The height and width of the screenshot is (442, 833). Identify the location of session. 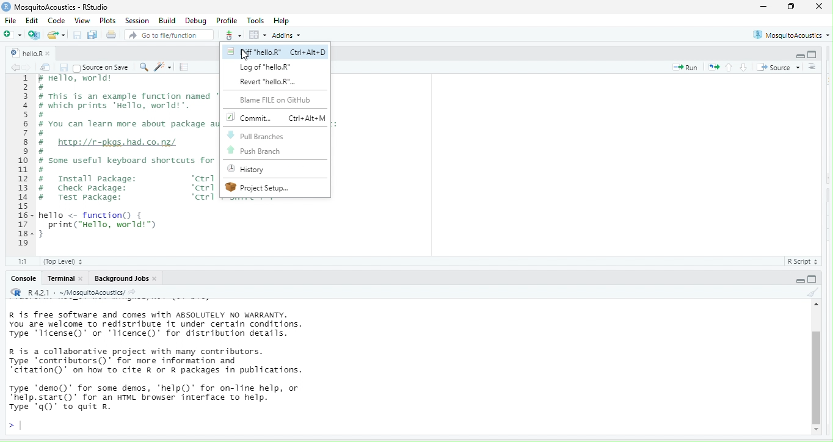
(137, 21).